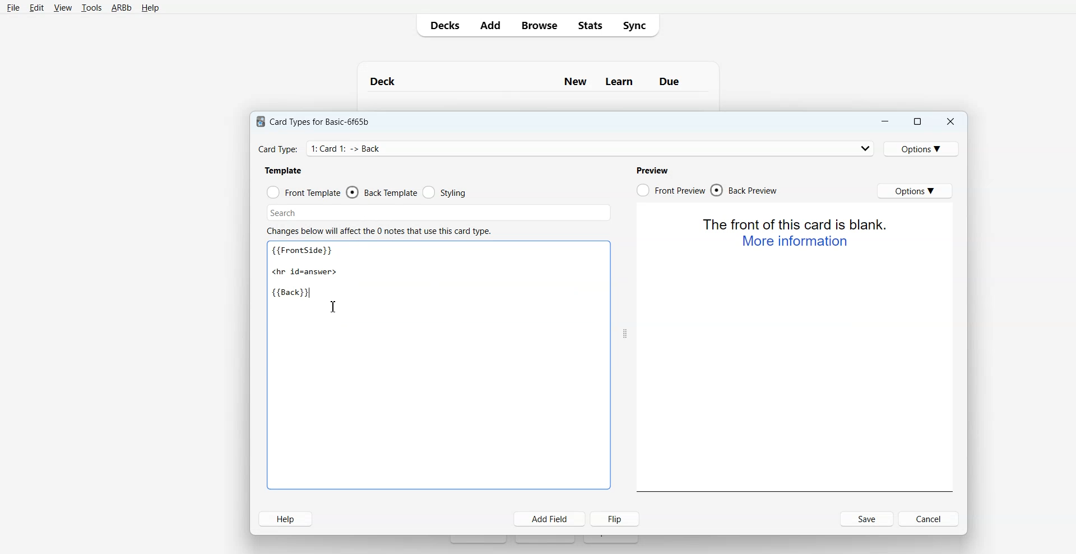 This screenshot has height=554, width=1076. What do you see at coordinates (437, 212) in the screenshot?
I see `Search Bar` at bounding box center [437, 212].